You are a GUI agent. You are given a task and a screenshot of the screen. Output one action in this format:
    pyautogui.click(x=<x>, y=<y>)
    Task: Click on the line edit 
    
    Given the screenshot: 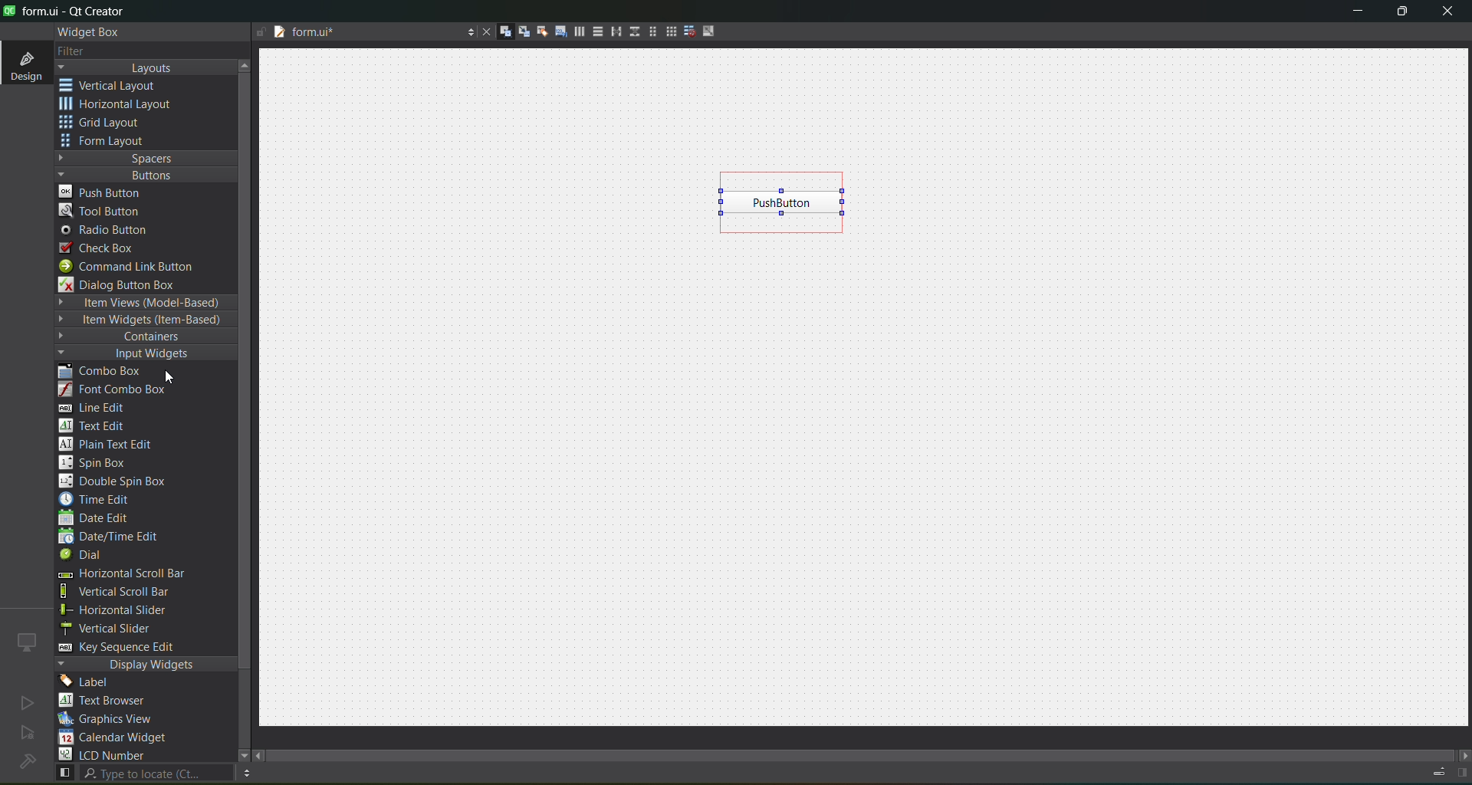 What is the action you would take?
    pyautogui.click(x=100, y=408)
    